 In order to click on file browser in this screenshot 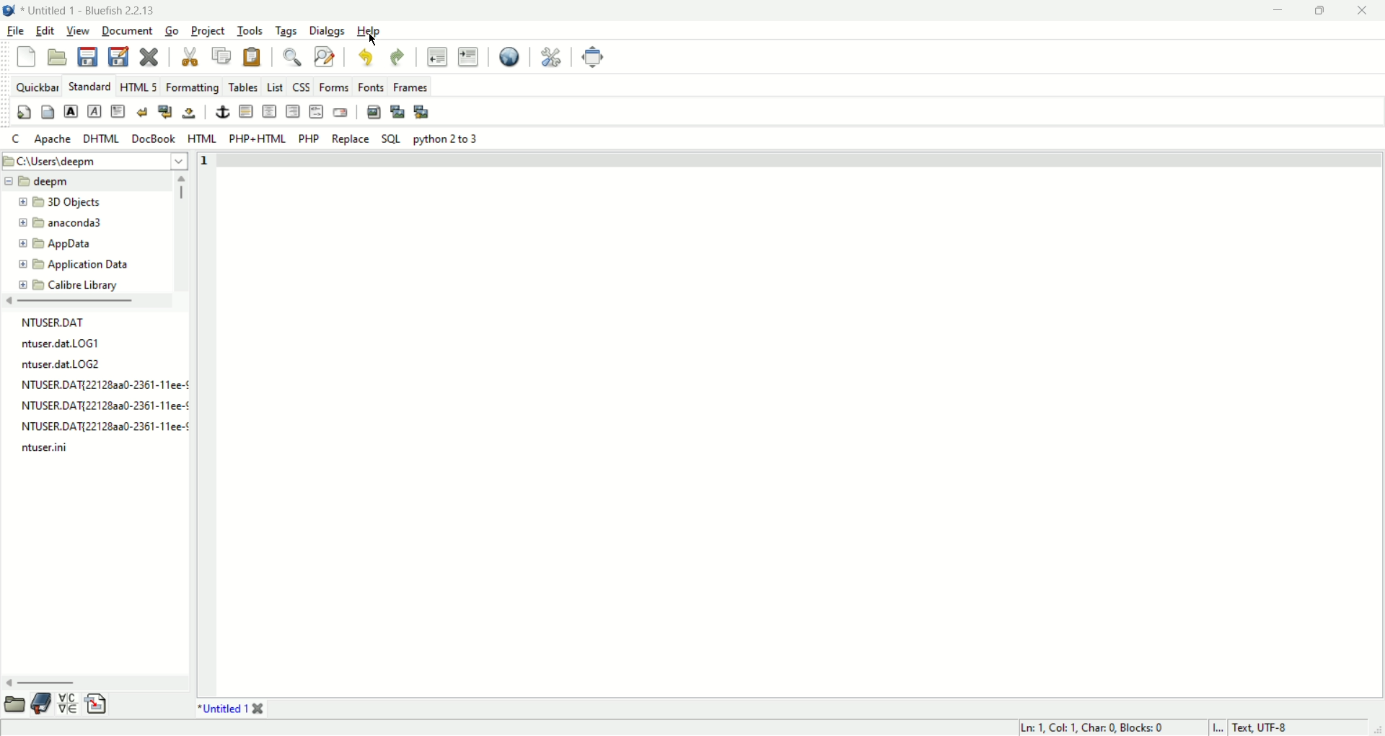, I will do `click(14, 703)`.